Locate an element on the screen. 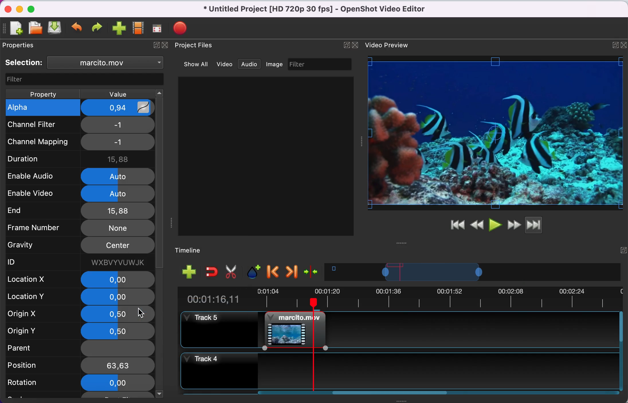  move is located at coordinates (361, 141).